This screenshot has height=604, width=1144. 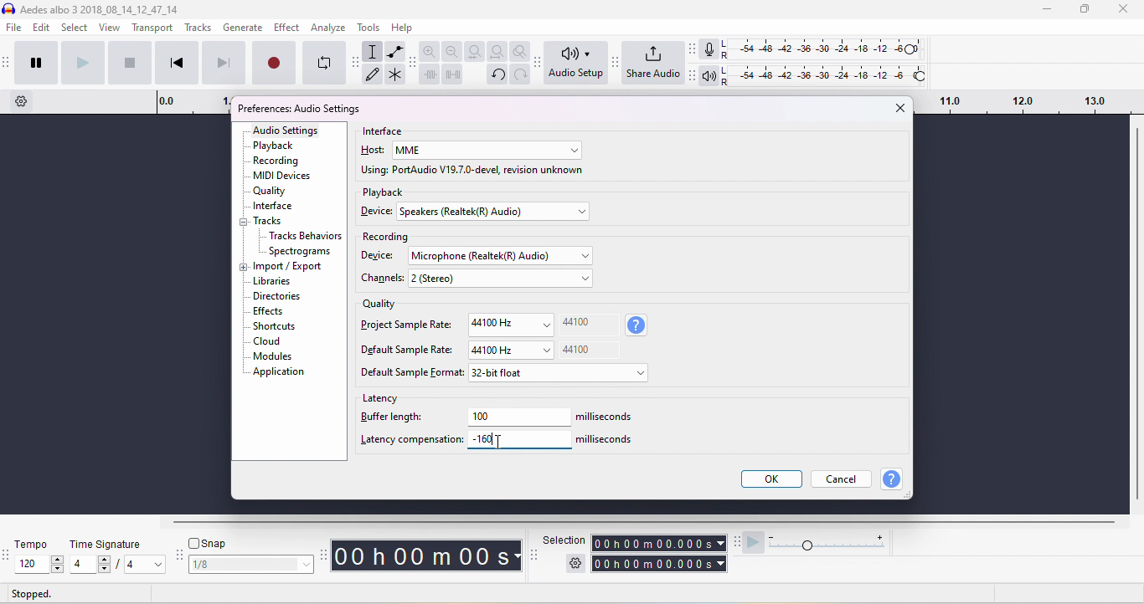 What do you see at coordinates (326, 554) in the screenshot?
I see `audacity time tool bar` at bounding box center [326, 554].